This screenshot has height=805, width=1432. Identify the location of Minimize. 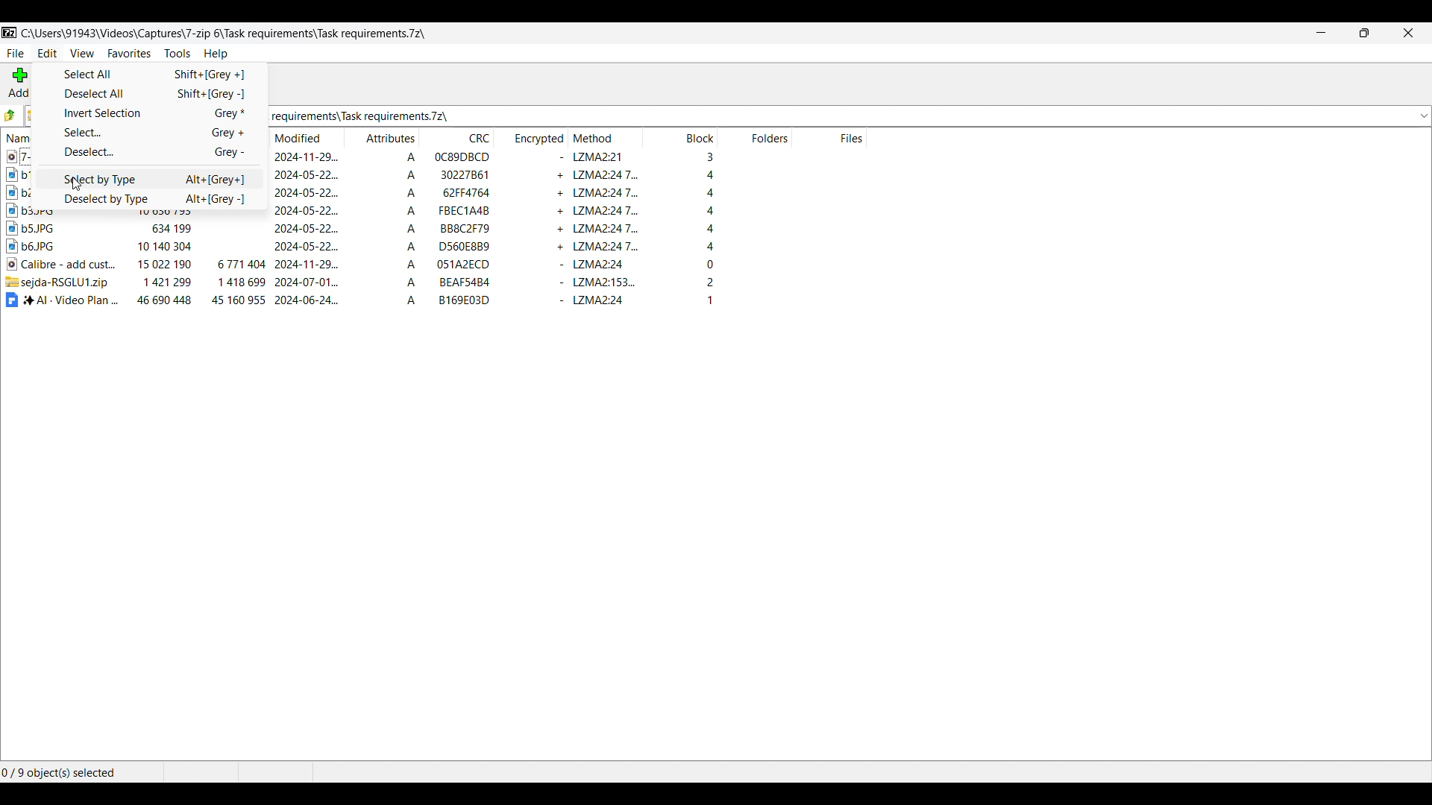
(1322, 33).